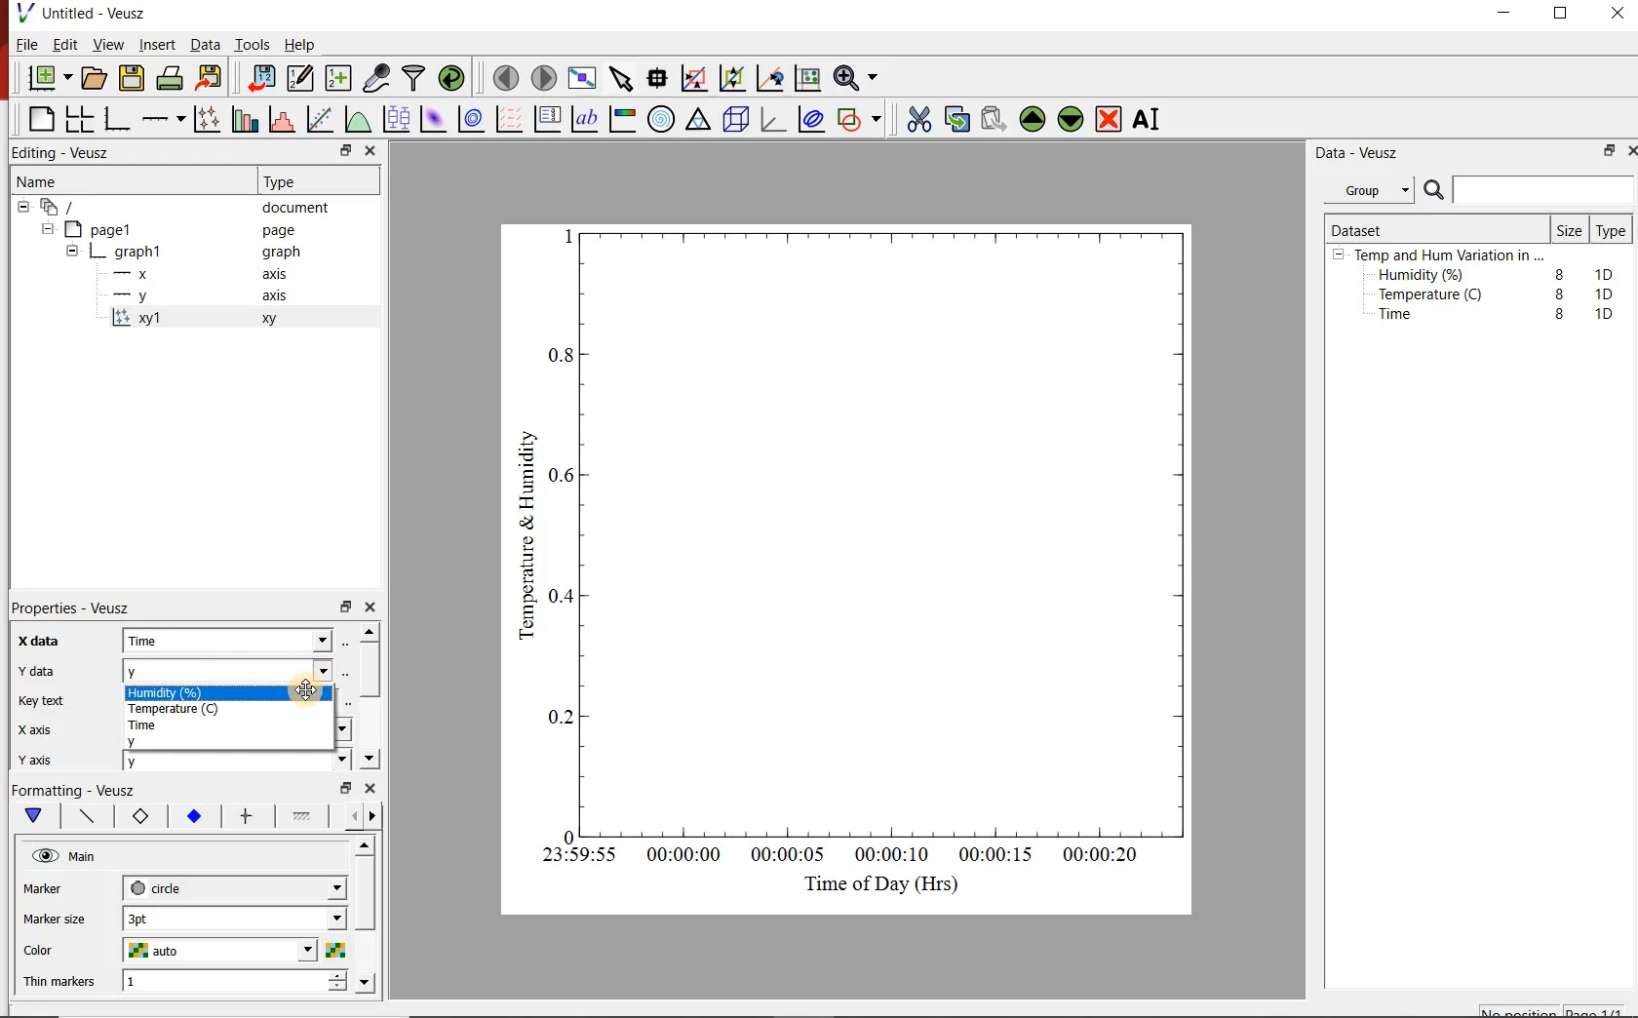  Describe the element at coordinates (81, 605) in the screenshot. I see `Properties - Veusz` at that location.